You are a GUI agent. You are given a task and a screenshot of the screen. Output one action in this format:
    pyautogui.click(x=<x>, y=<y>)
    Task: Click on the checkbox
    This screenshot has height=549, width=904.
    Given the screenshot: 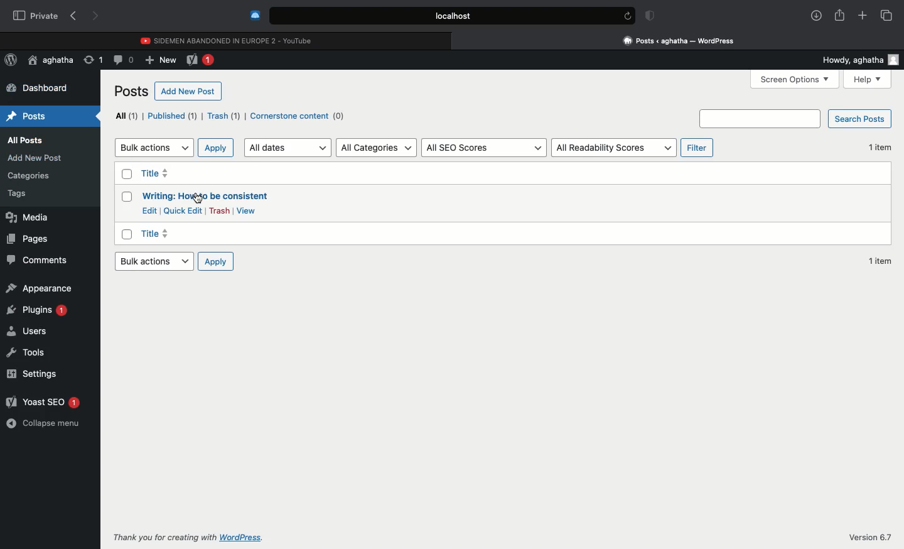 What is the action you would take?
    pyautogui.click(x=126, y=236)
    